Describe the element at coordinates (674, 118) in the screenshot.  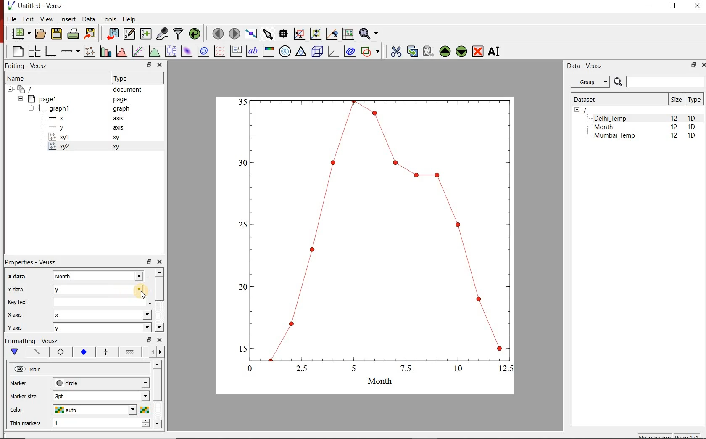
I see `12` at that location.